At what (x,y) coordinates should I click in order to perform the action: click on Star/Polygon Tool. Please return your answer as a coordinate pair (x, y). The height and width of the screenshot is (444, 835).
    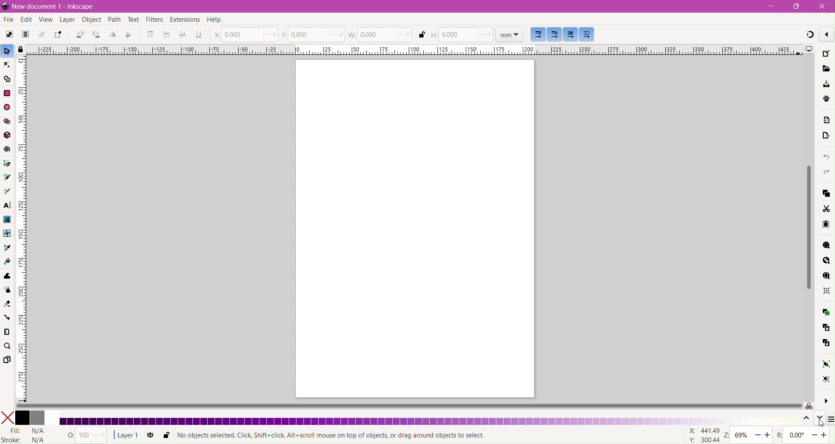
    Looking at the image, I should click on (7, 121).